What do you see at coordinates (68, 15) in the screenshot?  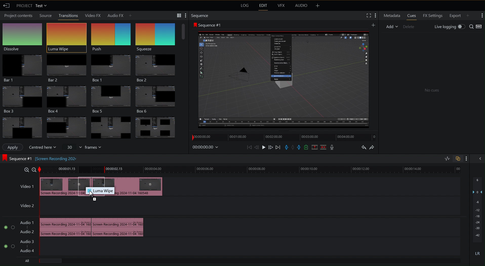 I see `Transitions` at bounding box center [68, 15].